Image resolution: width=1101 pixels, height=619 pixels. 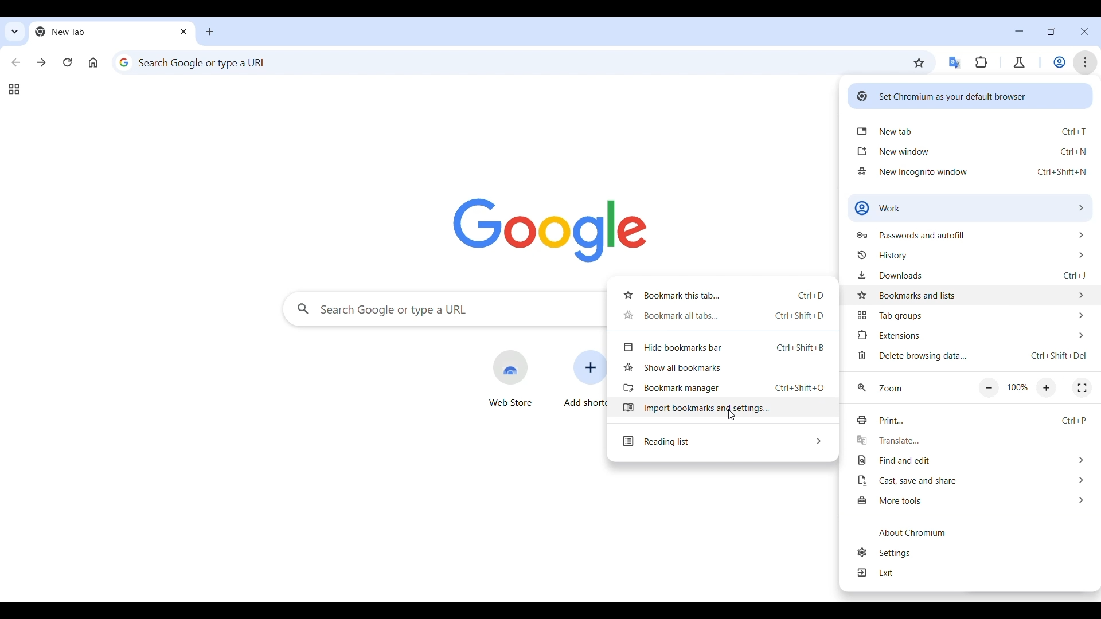 I want to click on Go back, so click(x=16, y=62).